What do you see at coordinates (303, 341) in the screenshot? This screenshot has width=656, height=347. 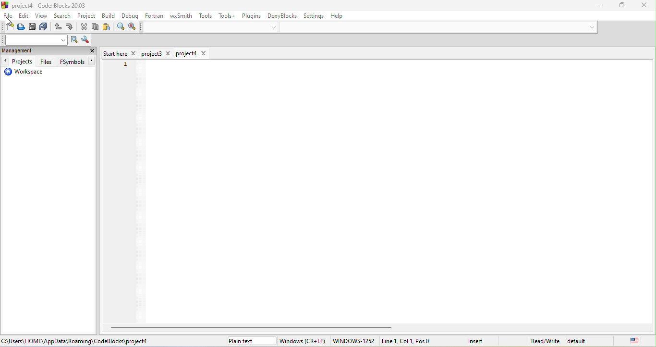 I see `window` at bounding box center [303, 341].